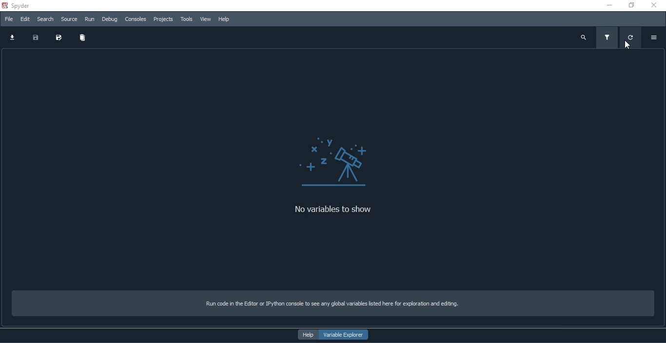 The image size is (666, 343). What do you see at coordinates (657, 38) in the screenshot?
I see `options` at bounding box center [657, 38].